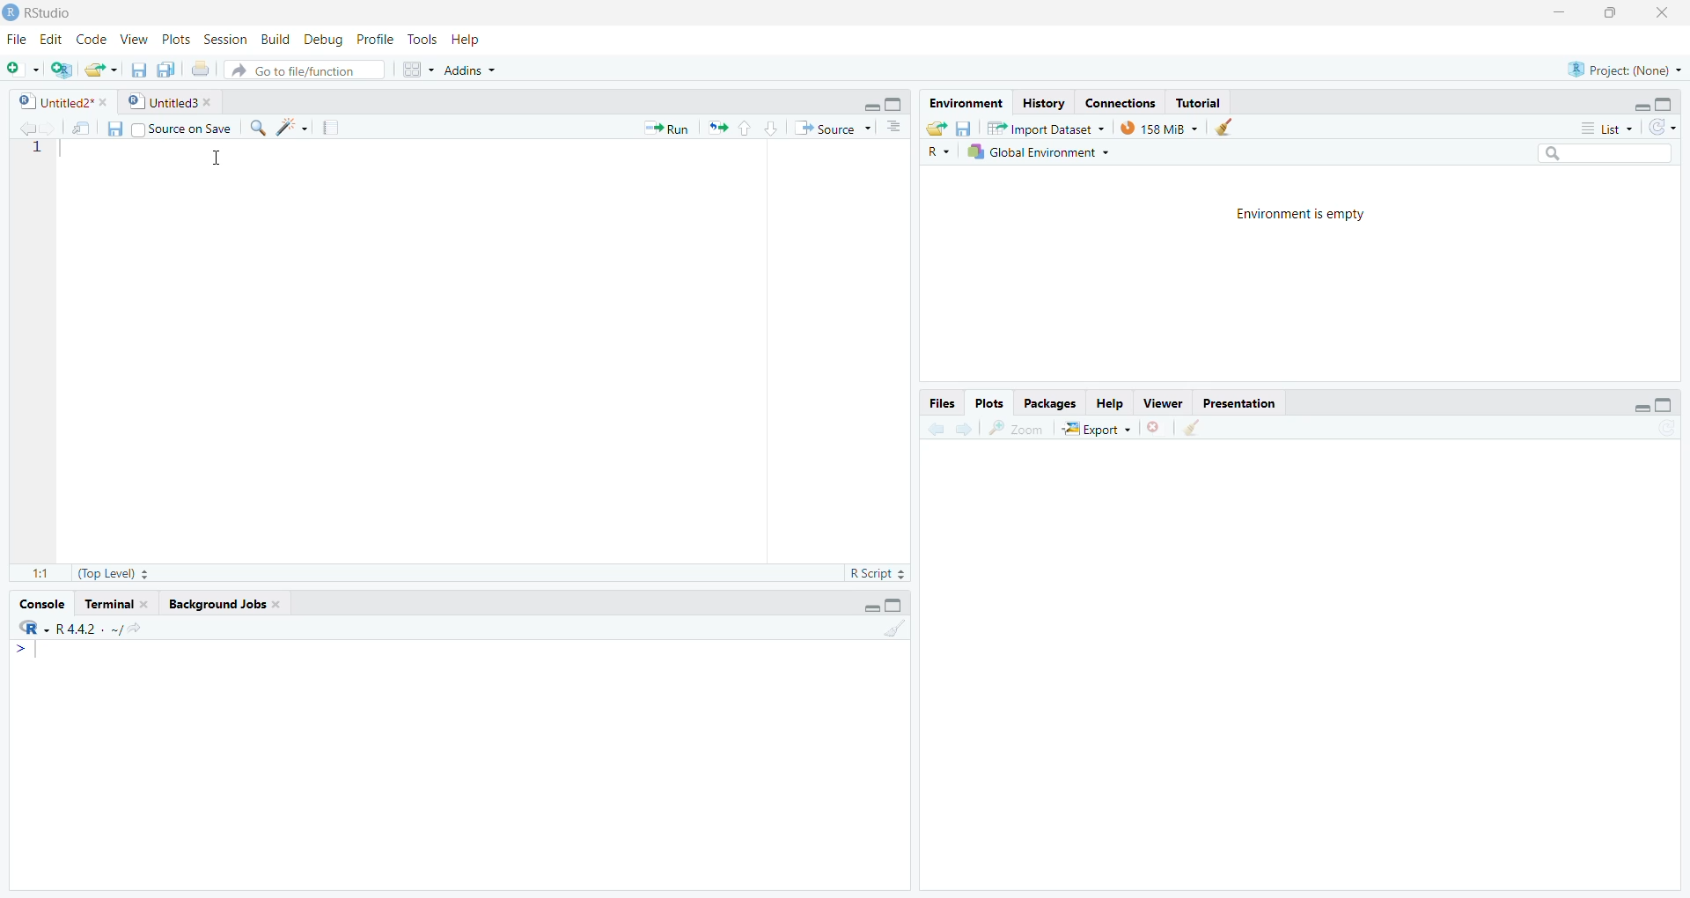  Describe the element at coordinates (1667, 129) in the screenshot. I see `Refresh` at that location.